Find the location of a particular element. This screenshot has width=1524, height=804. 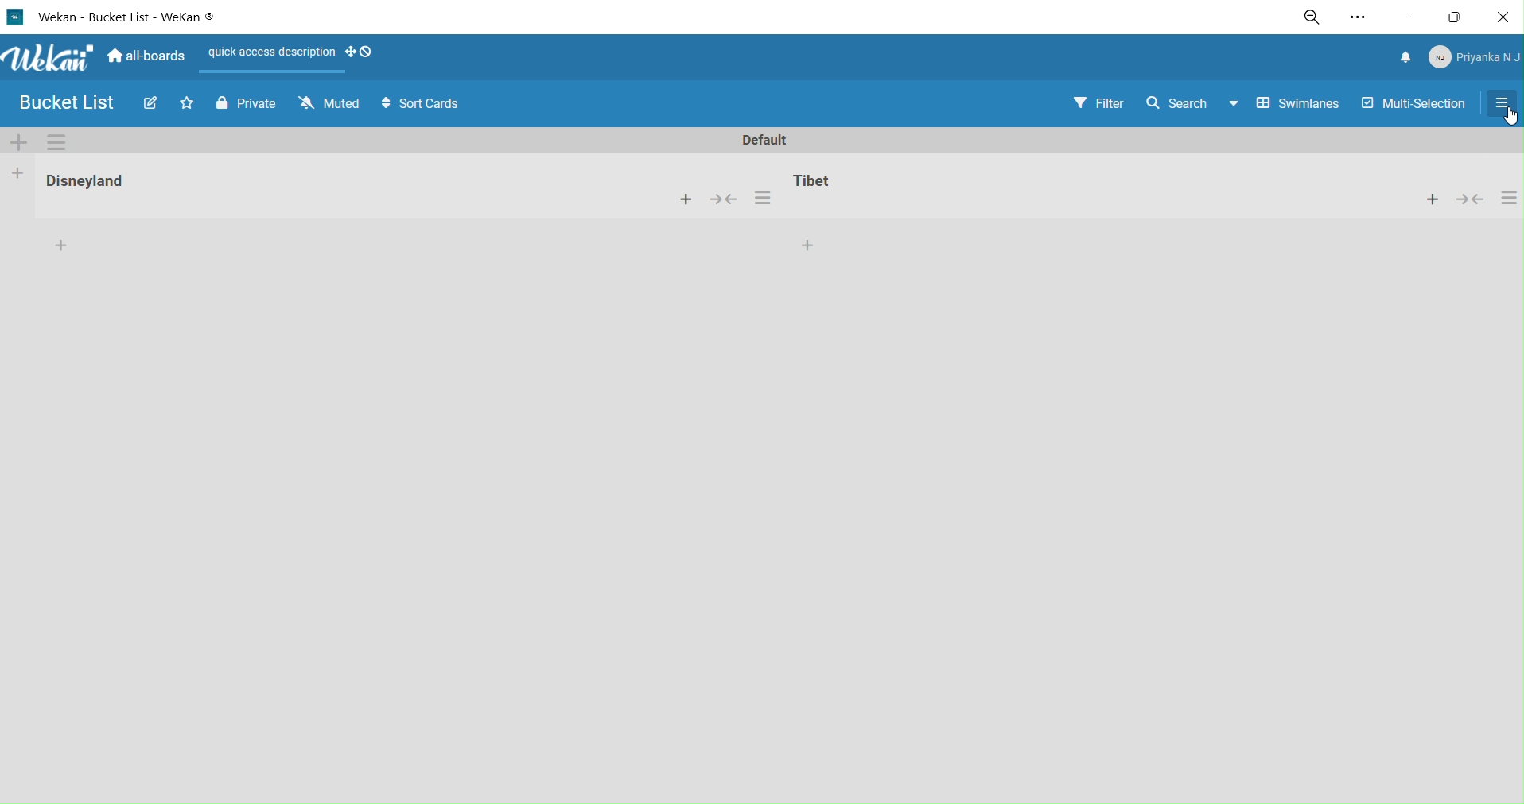

private is located at coordinates (245, 104).